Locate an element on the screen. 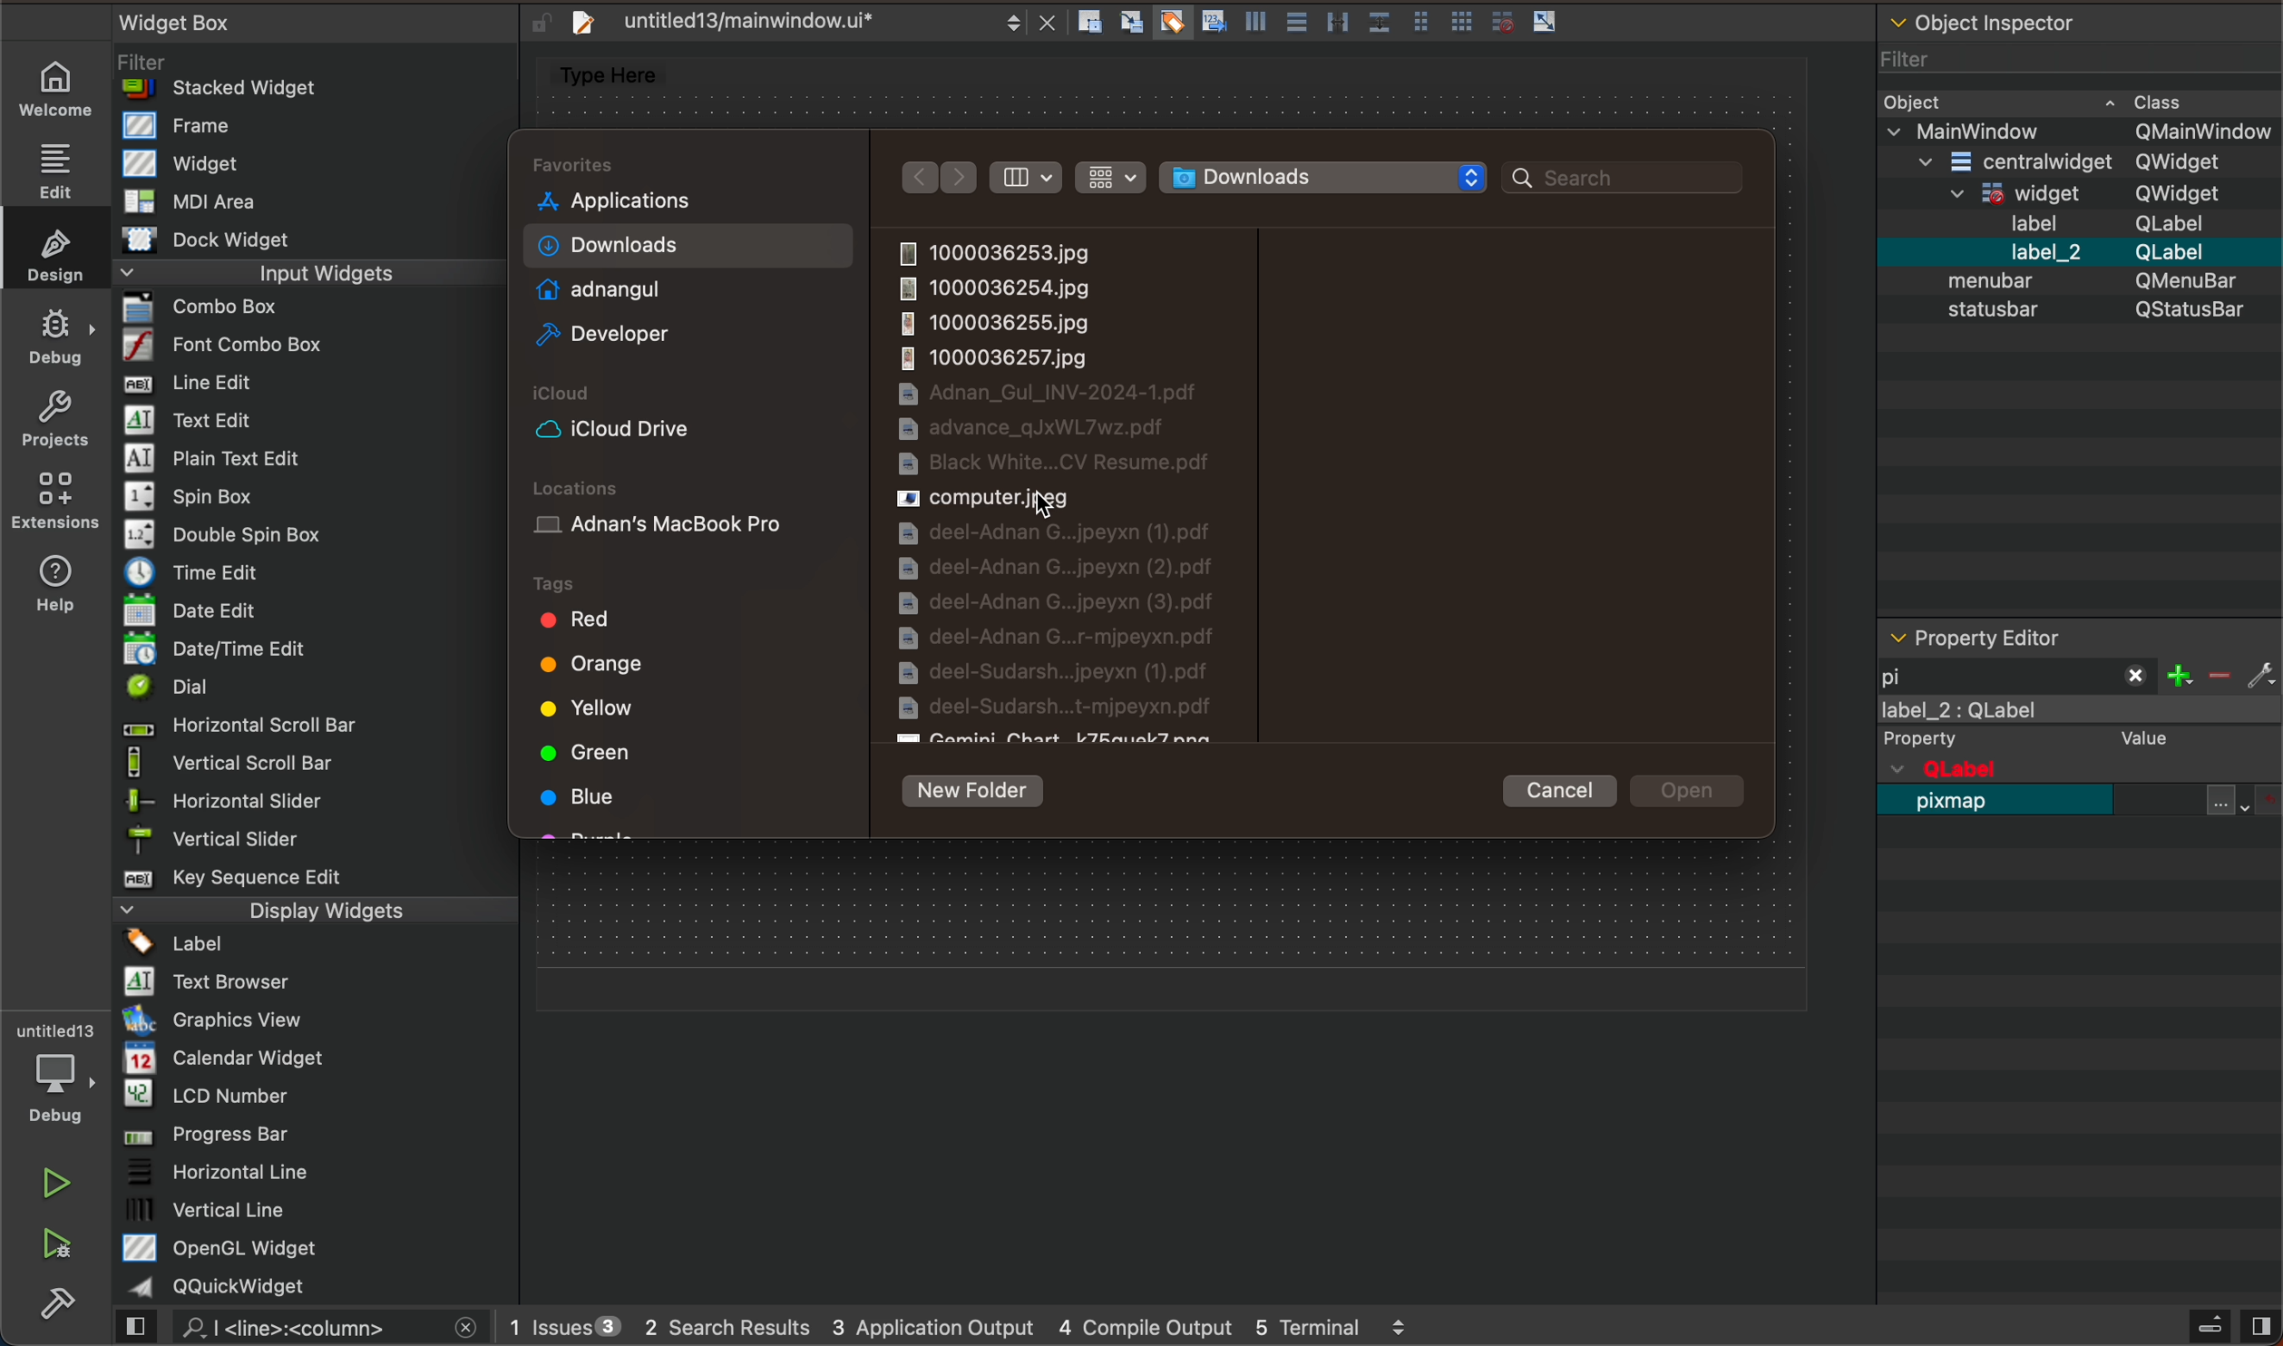 The width and height of the screenshot is (2283, 1346). search is located at coordinates (308, 1328).